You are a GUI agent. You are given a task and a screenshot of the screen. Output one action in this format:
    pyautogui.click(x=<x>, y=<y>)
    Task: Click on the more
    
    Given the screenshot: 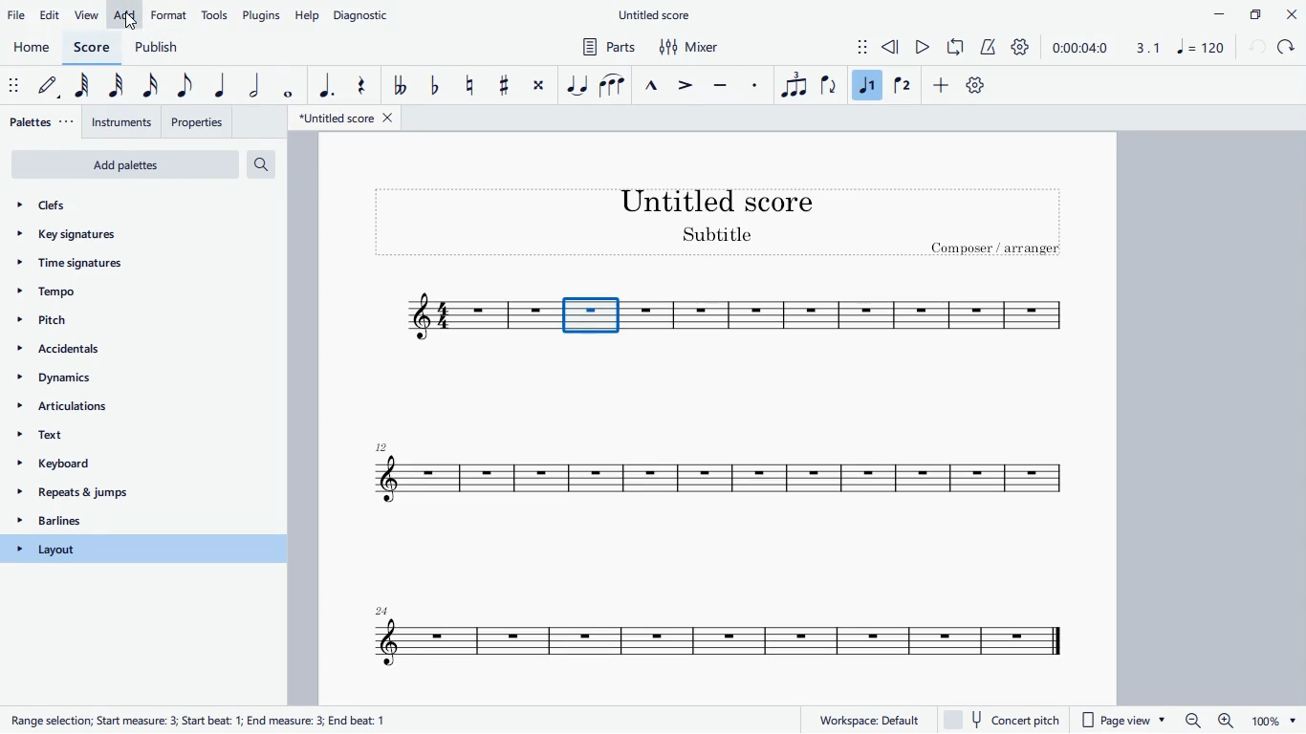 What is the action you would take?
    pyautogui.click(x=944, y=88)
    